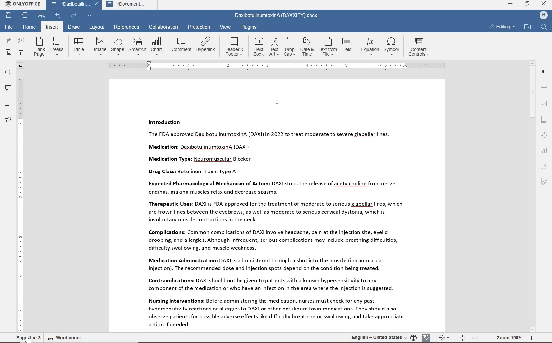  Describe the element at coordinates (74, 15) in the screenshot. I see `redo` at that location.